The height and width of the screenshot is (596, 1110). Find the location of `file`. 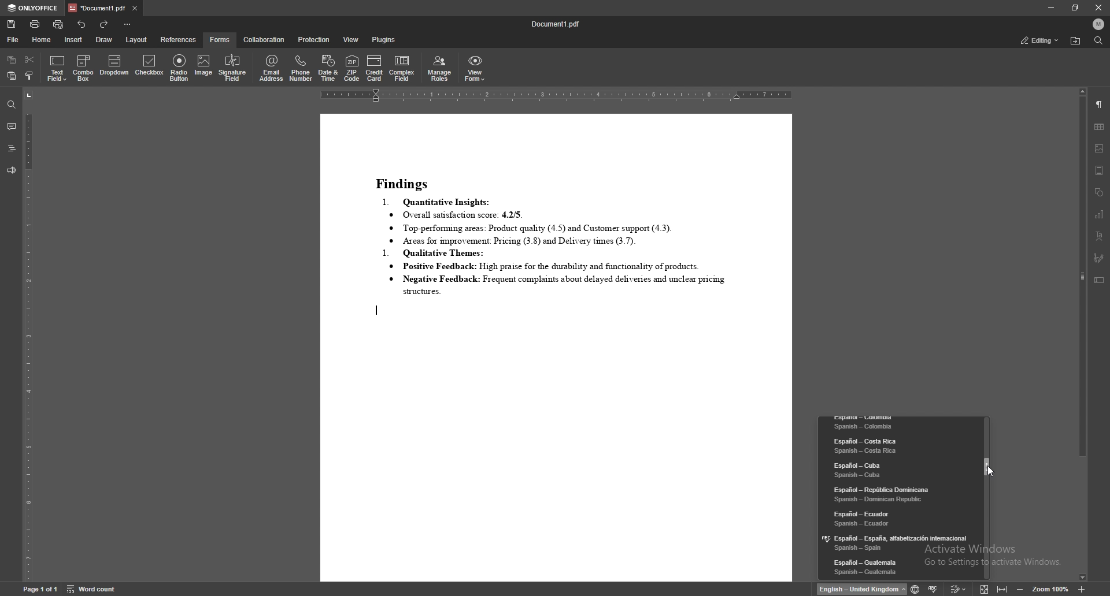

file is located at coordinates (13, 39).